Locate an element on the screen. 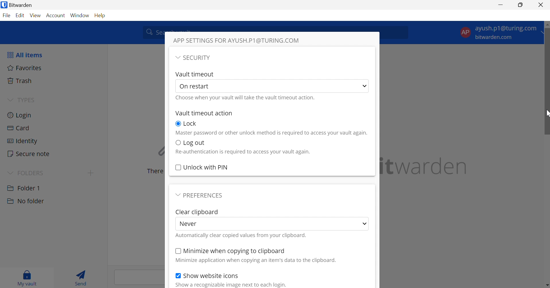  Search vault is located at coordinates (152, 32).